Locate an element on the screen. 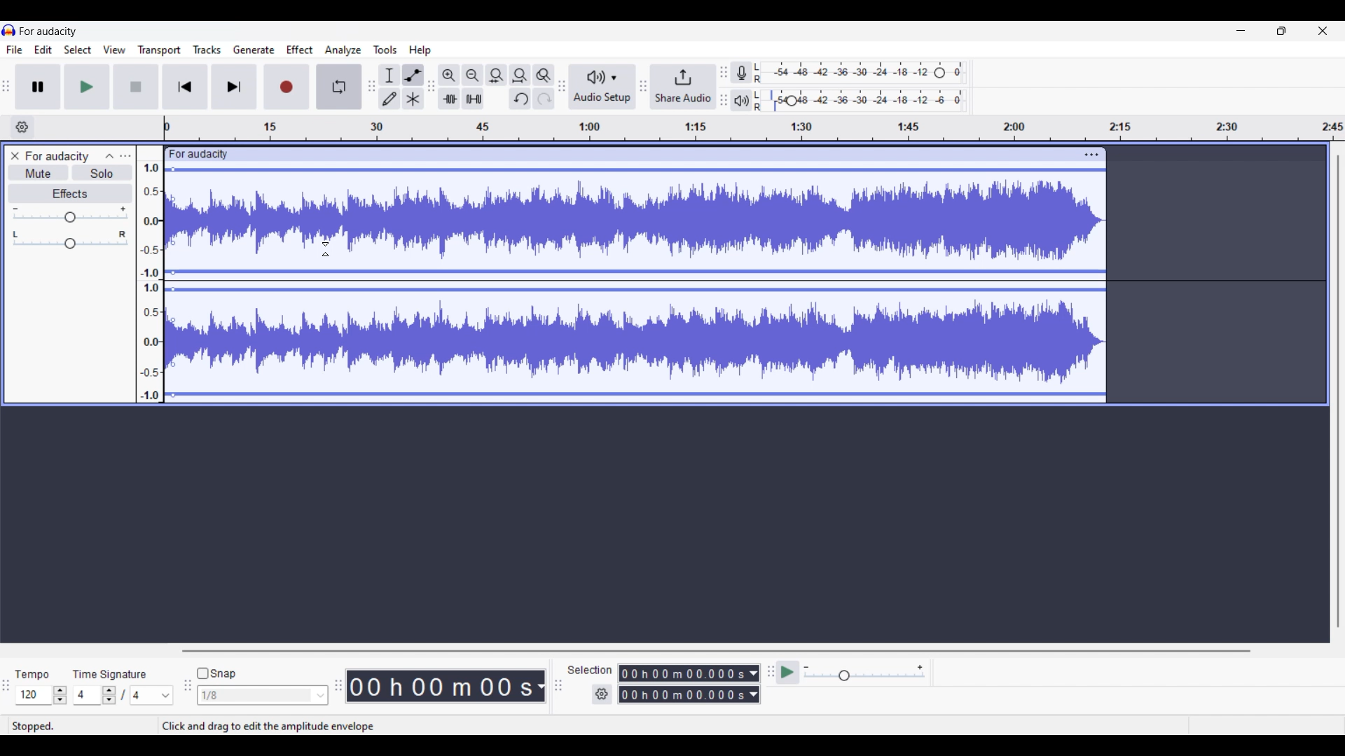 Image resolution: width=1345 pixels, height=756 pixels. Horizontal slide bar is located at coordinates (715, 651).